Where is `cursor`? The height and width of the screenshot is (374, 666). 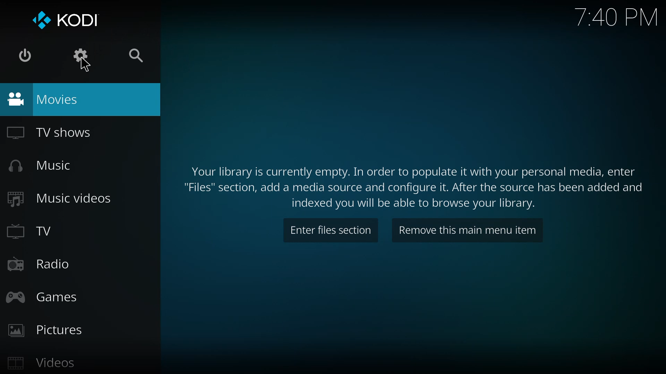 cursor is located at coordinates (87, 65).